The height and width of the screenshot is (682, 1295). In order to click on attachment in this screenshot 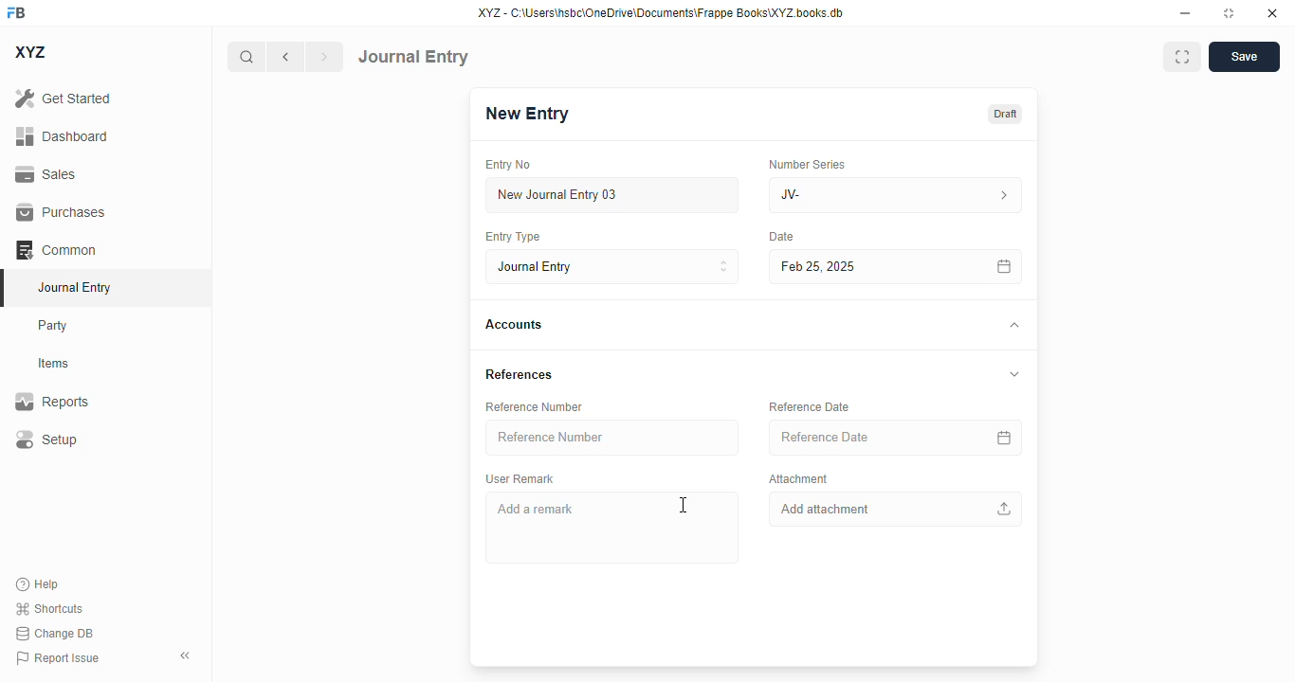, I will do `click(797, 479)`.